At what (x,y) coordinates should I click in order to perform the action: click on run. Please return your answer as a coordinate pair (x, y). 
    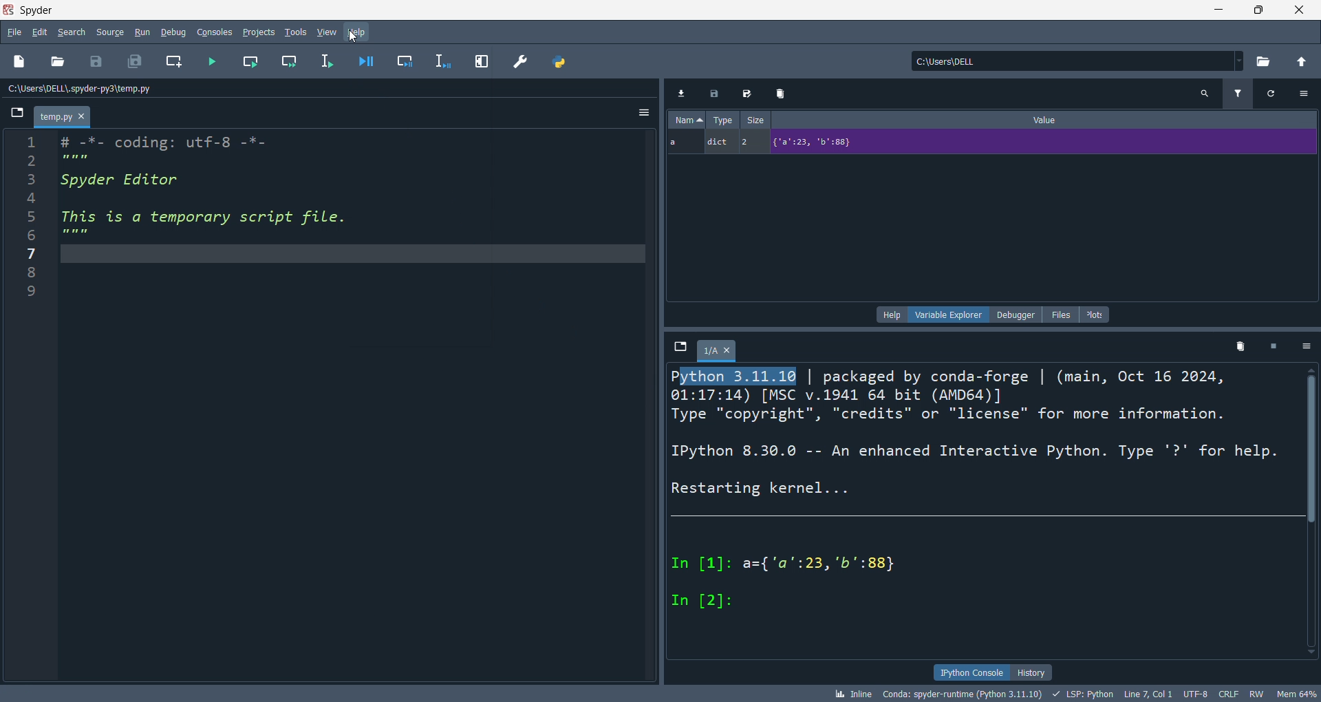
    Looking at the image, I should click on (140, 32).